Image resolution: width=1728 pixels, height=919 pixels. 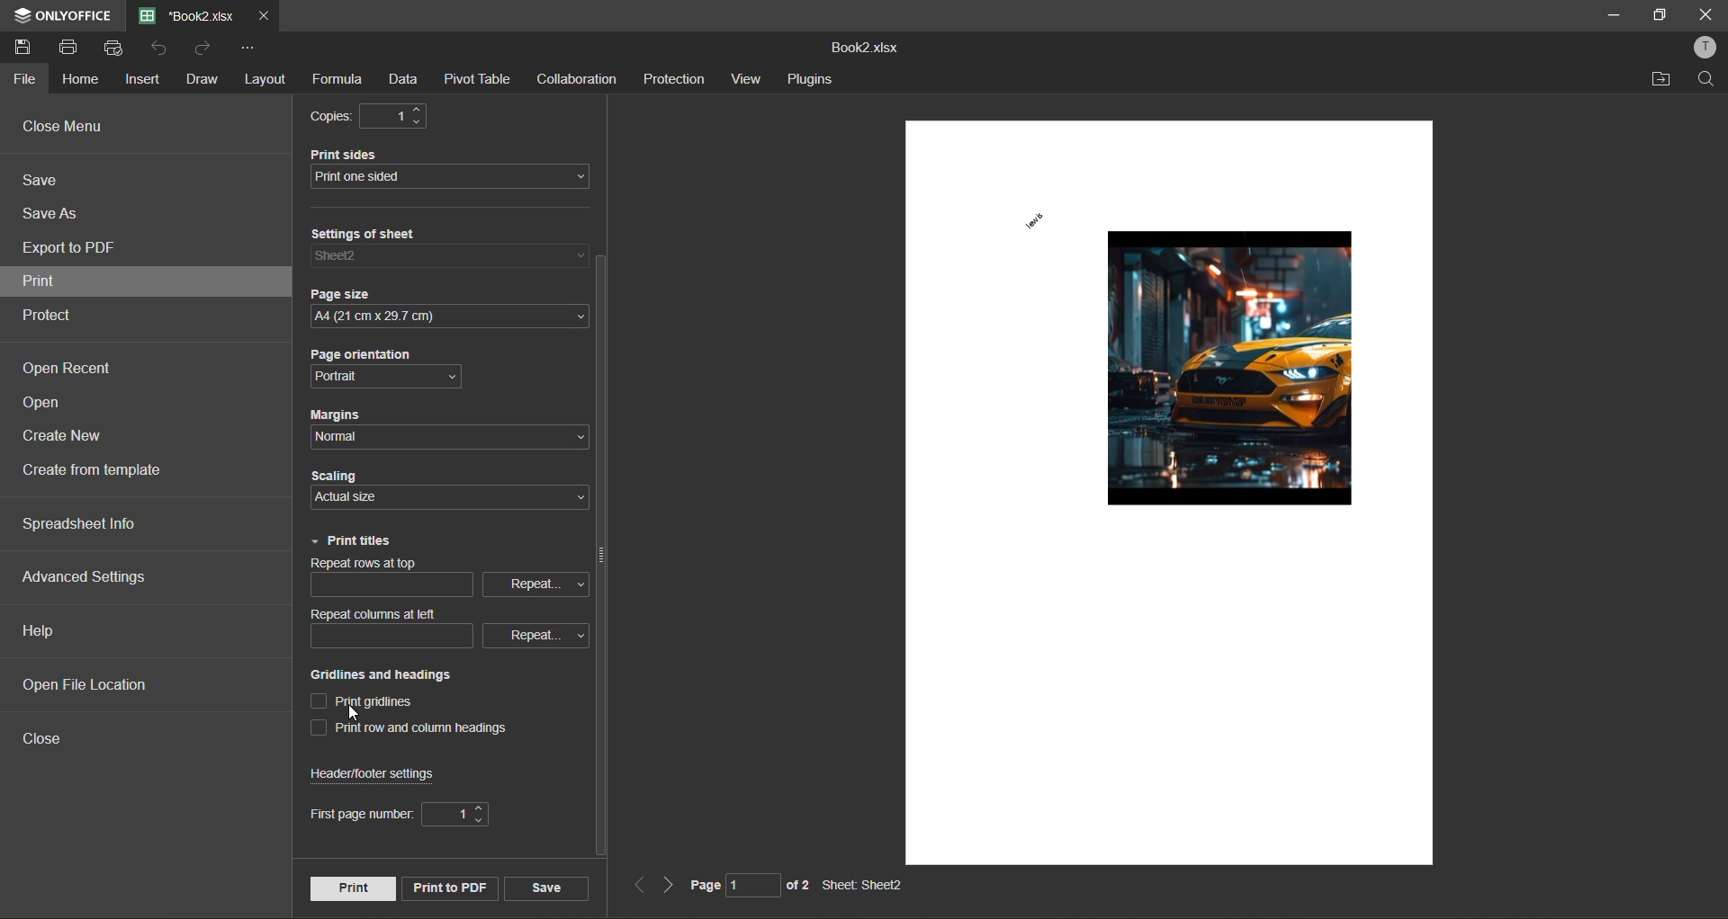 I want to click on pivot table, so click(x=475, y=78).